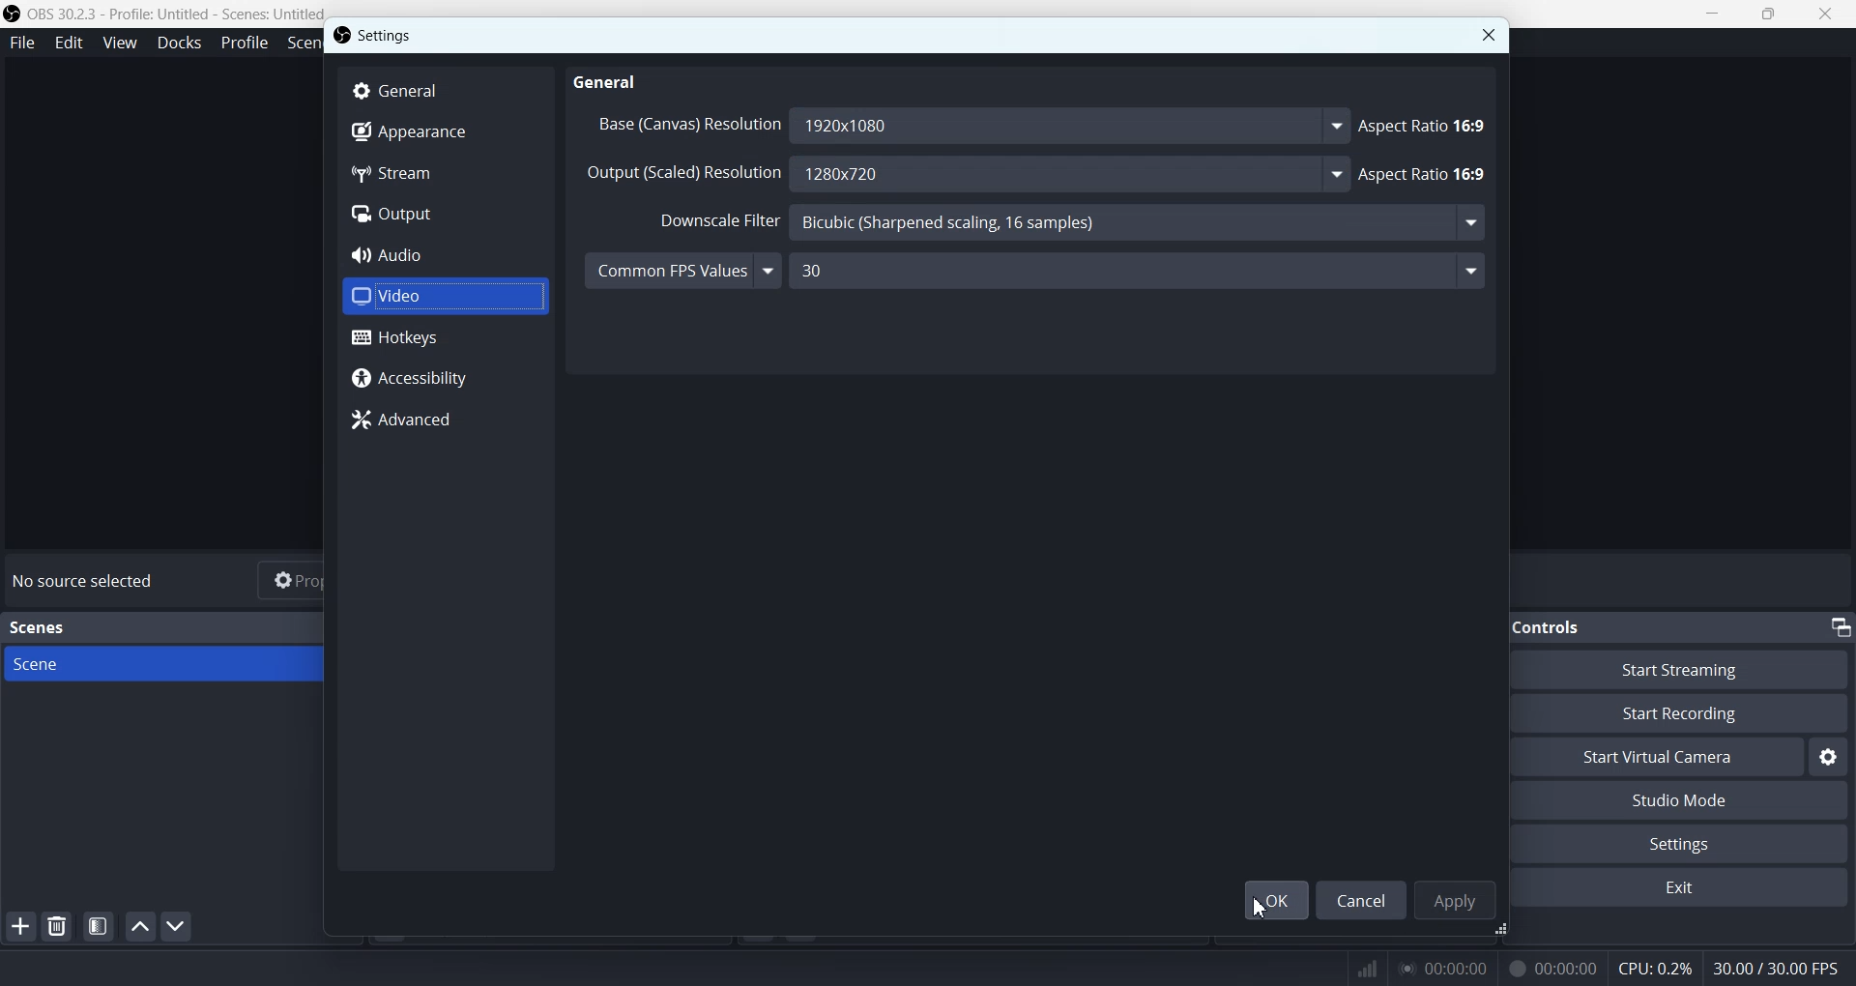 Image resolution: width=1856 pixels, height=986 pixels. I want to click on Stream, so click(445, 175).